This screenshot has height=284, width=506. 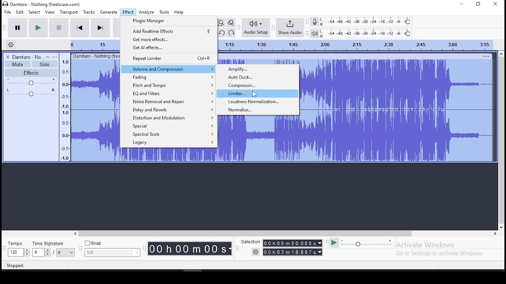 I want to click on collapse, so click(x=48, y=56).